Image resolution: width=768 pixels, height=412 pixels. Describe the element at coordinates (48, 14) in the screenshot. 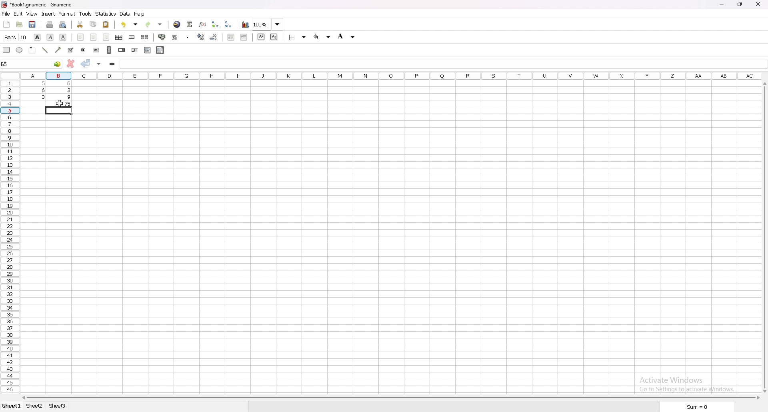

I see `insert` at that location.